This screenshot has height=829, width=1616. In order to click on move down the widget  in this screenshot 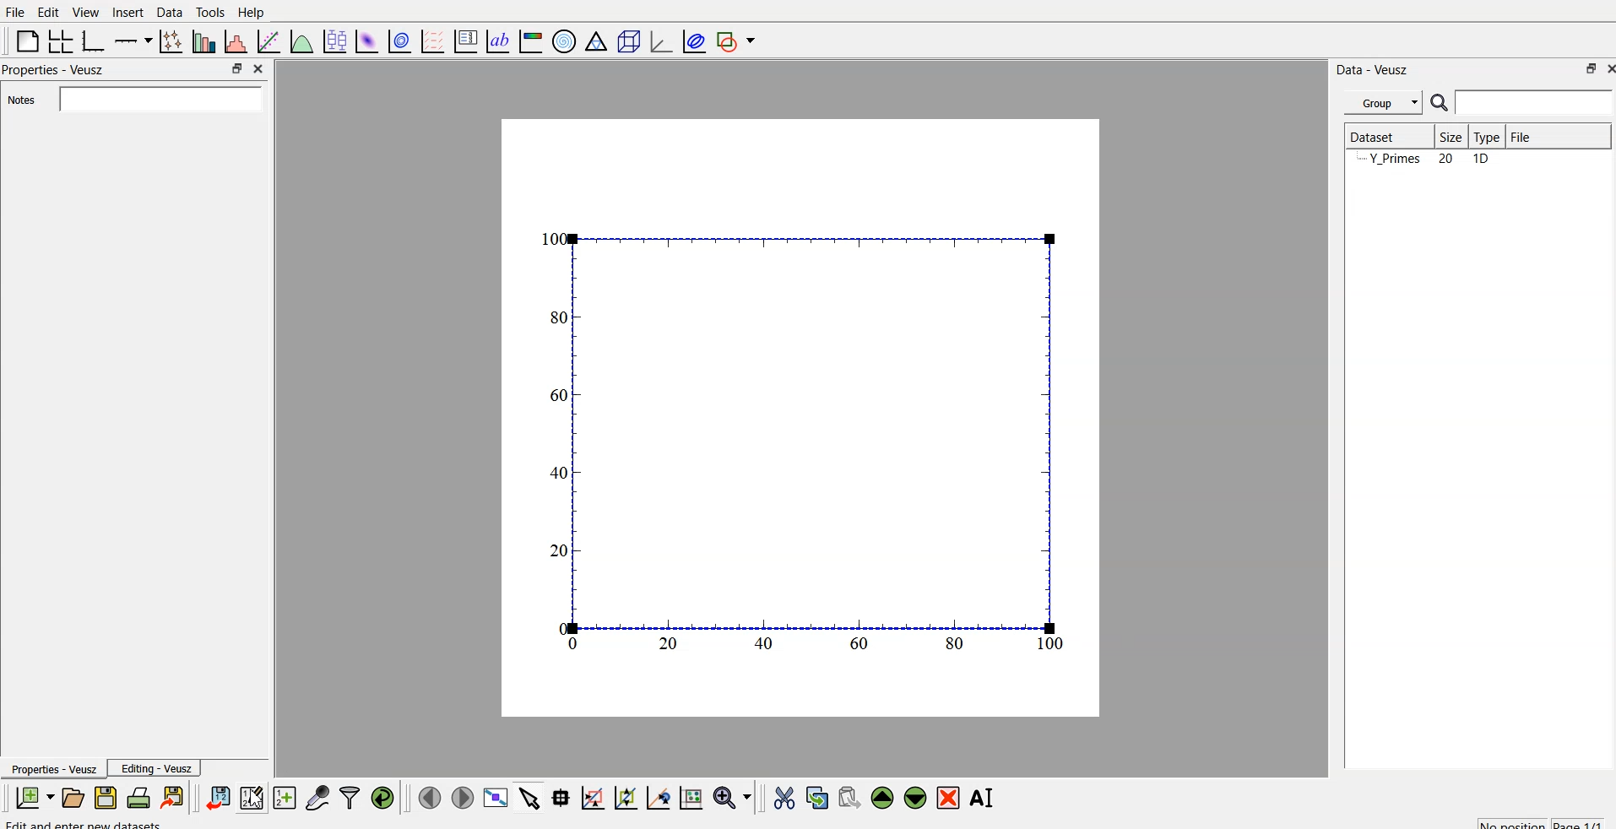, I will do `click(914, 798)`.